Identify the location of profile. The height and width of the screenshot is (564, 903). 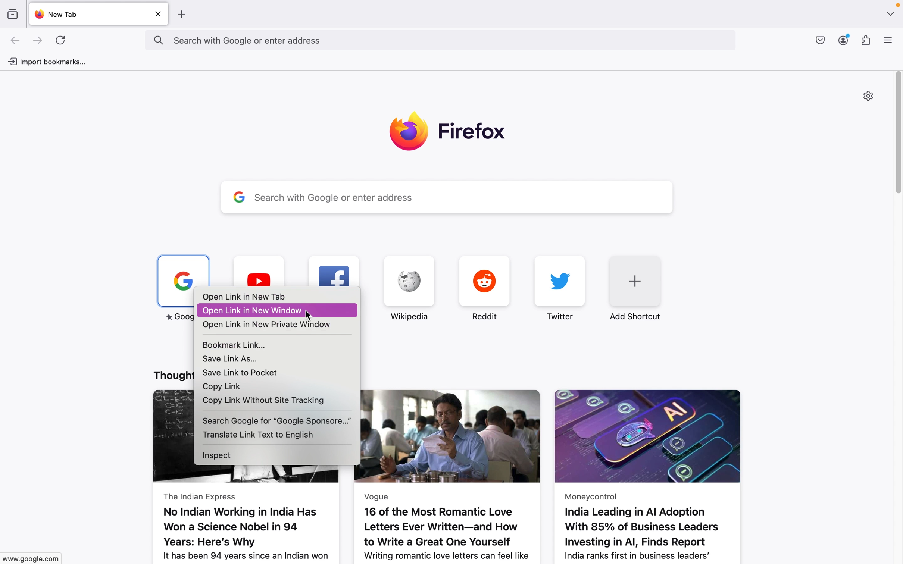
(844, 40).